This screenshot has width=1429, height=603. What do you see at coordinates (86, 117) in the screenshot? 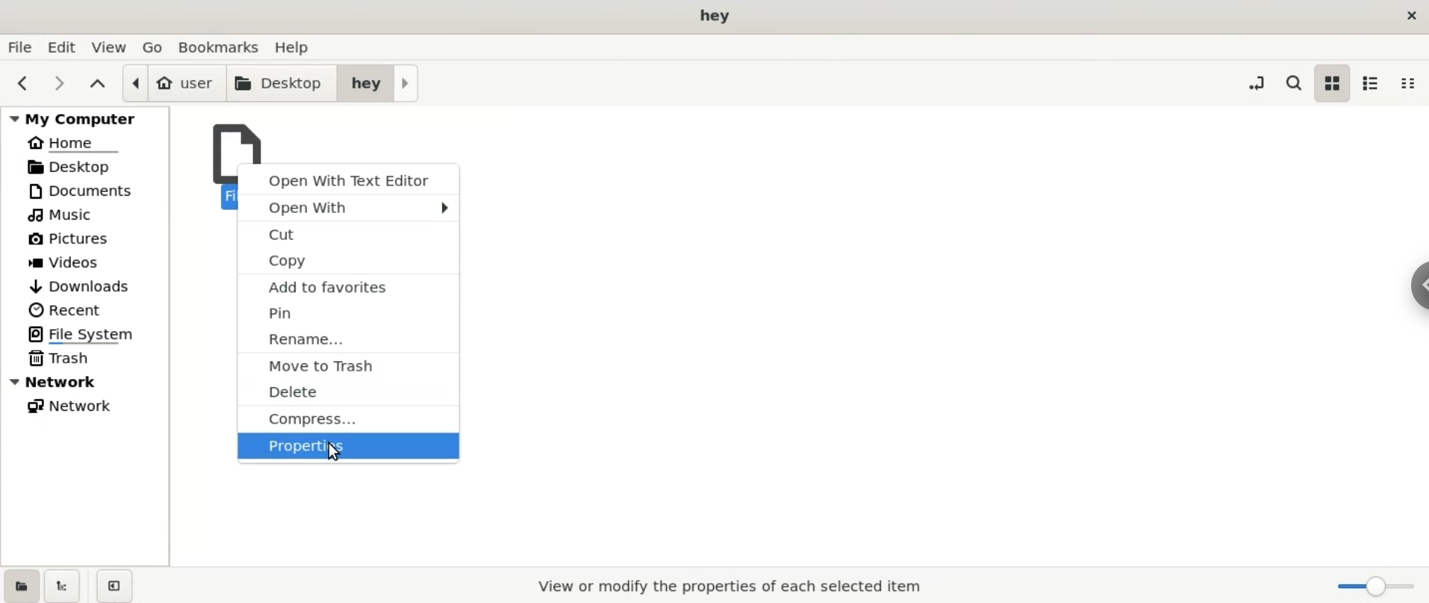
I see `mycomputre` at bounding box center [86, 117].